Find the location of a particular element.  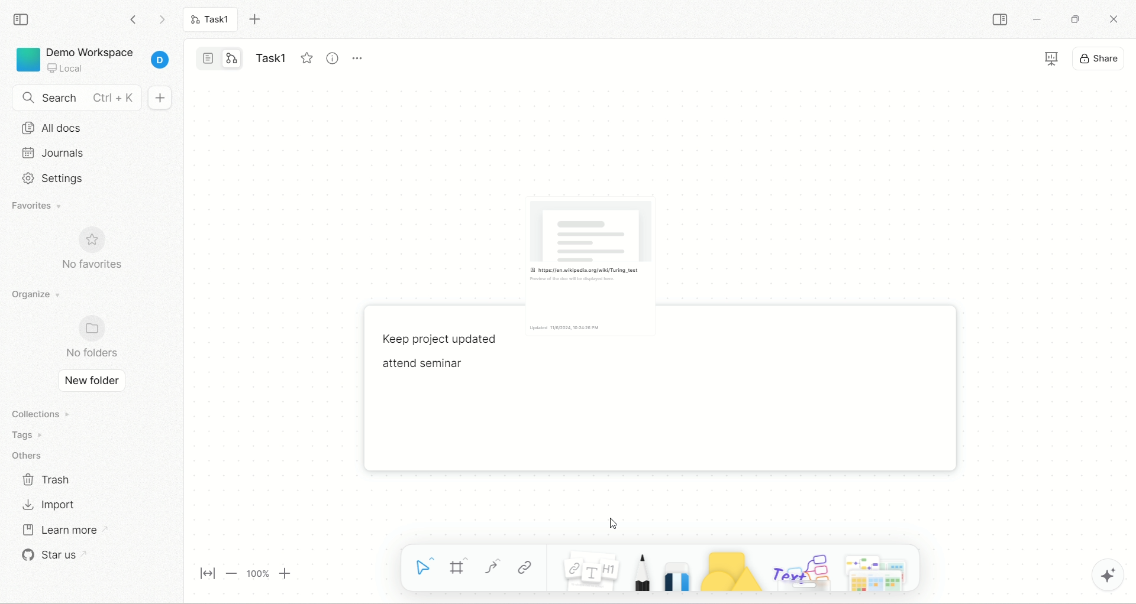

maximize is located at coordinates (1073, 18).